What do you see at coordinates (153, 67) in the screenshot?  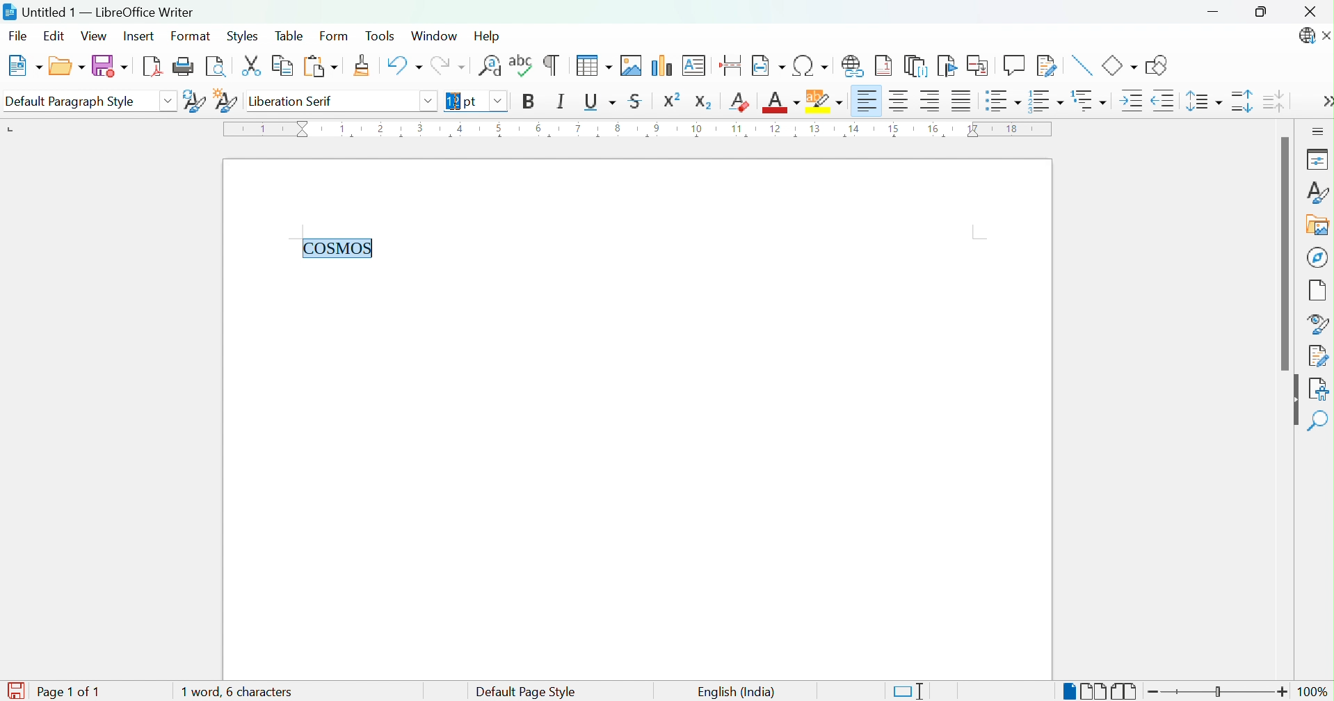 I see `Export as PDF` at bounding box center [153, 67].